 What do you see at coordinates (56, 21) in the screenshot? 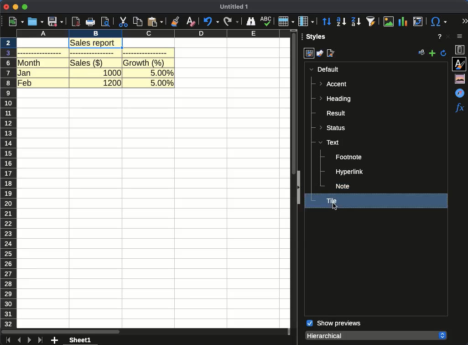
I see `save` at bounding box center [56, 21].